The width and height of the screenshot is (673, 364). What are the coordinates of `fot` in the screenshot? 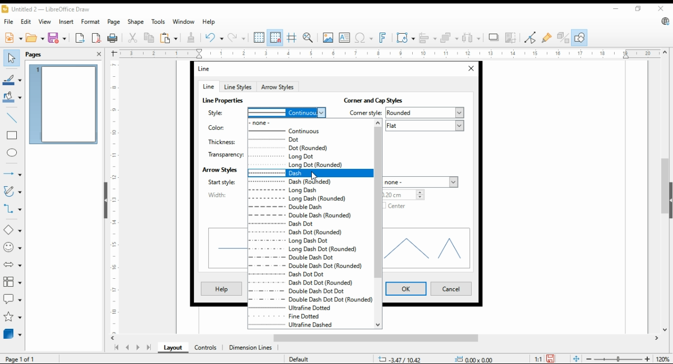 It's located at (310, 139).